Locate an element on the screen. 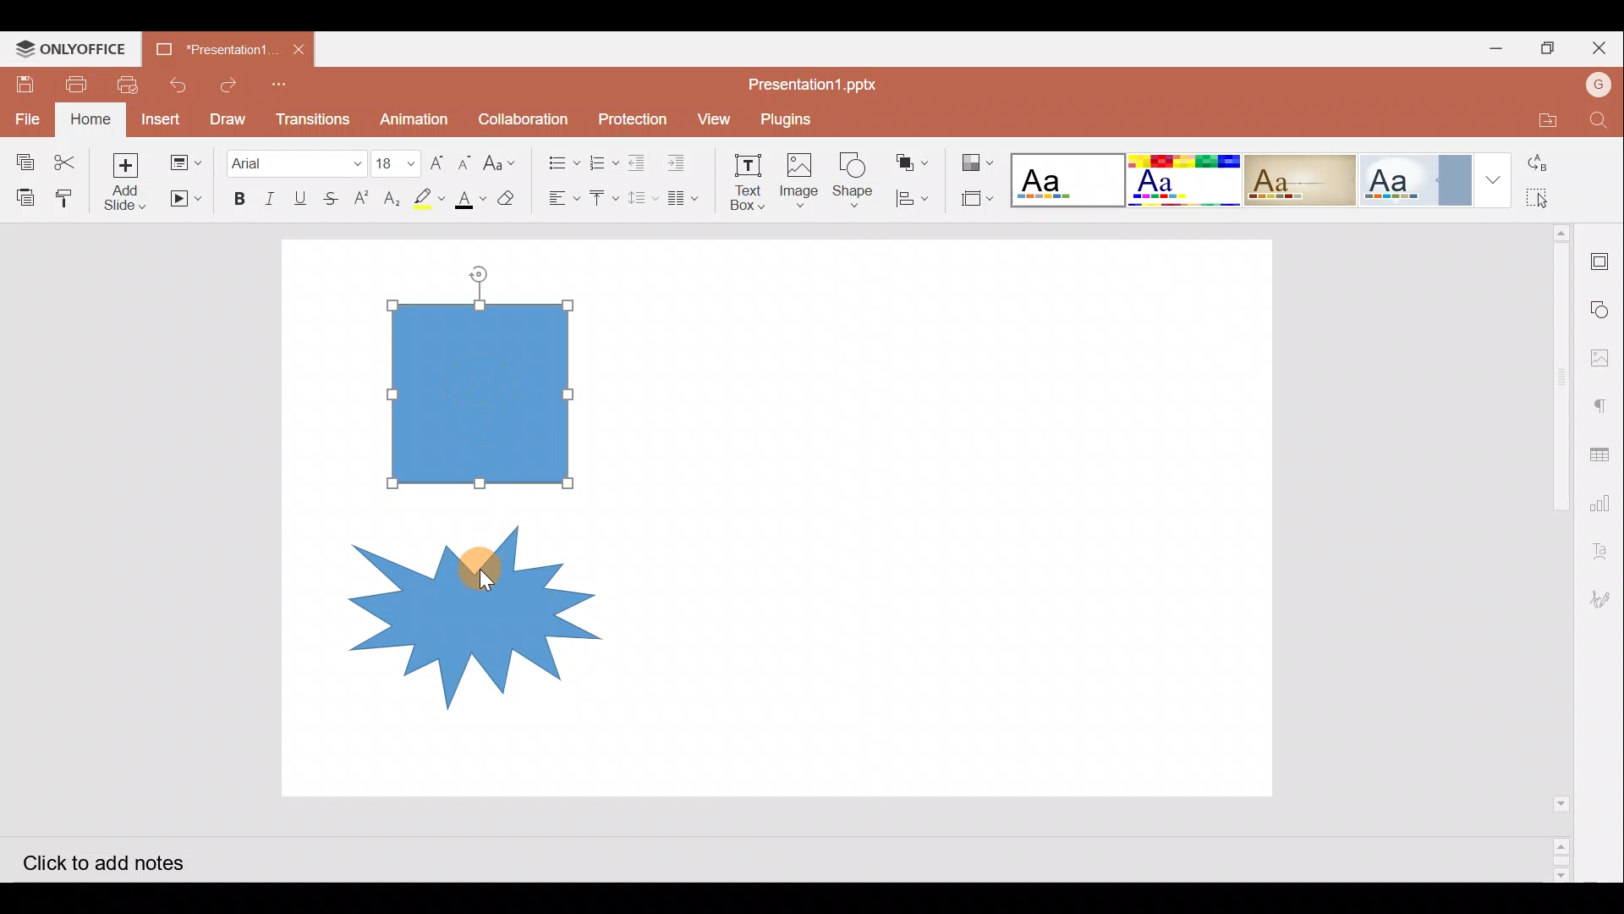  Presentation1.pptx is located at coordinates (823, 80).